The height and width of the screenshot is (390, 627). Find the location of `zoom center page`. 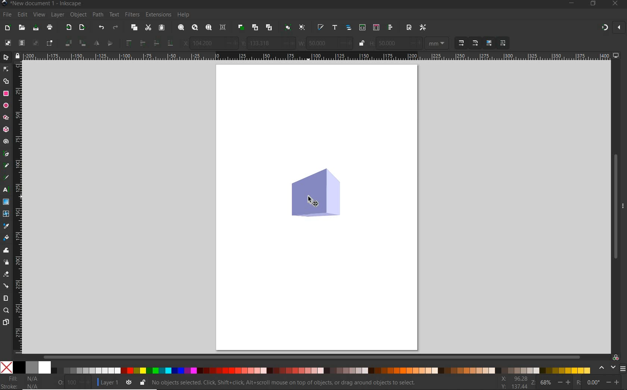

zoom center page is located at coordinates (222, 27).